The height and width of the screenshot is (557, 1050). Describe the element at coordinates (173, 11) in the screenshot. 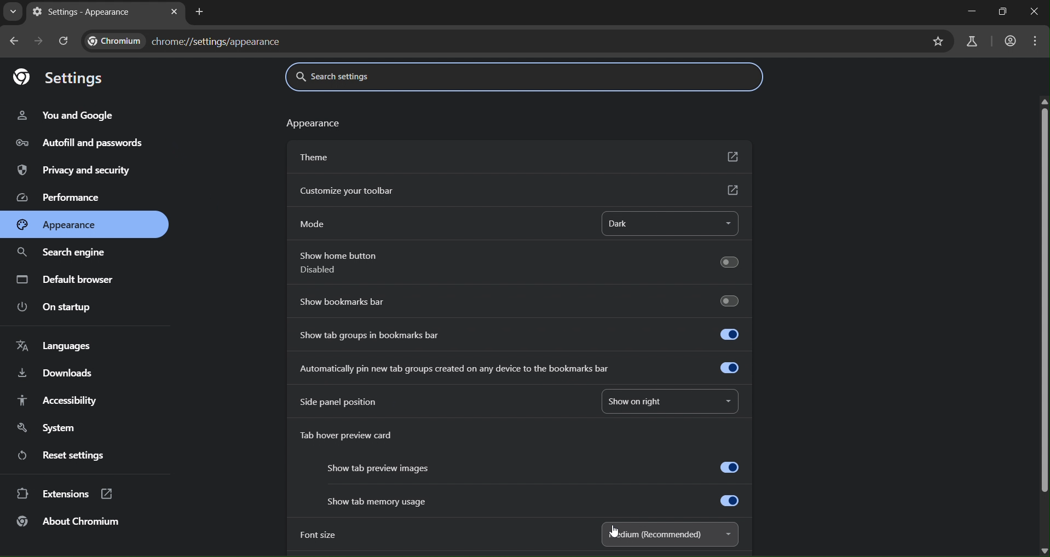

I see `close tab` at that location.